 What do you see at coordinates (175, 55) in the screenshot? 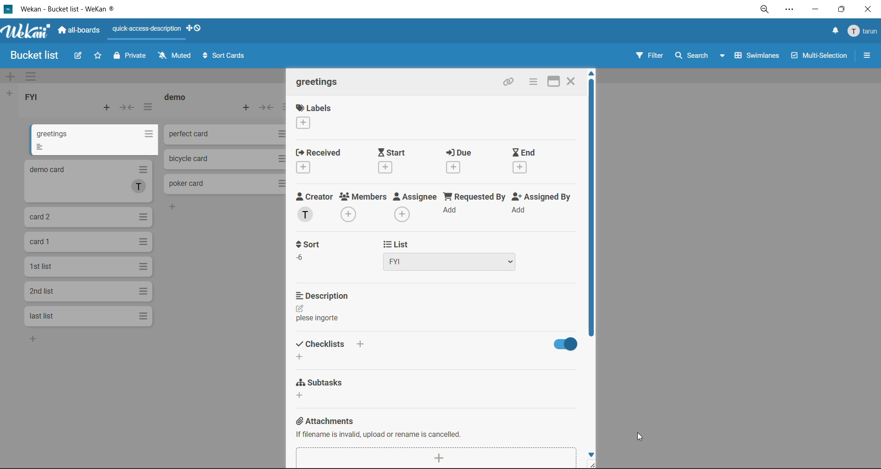
I see `muted` at bounding box center [175, 55].